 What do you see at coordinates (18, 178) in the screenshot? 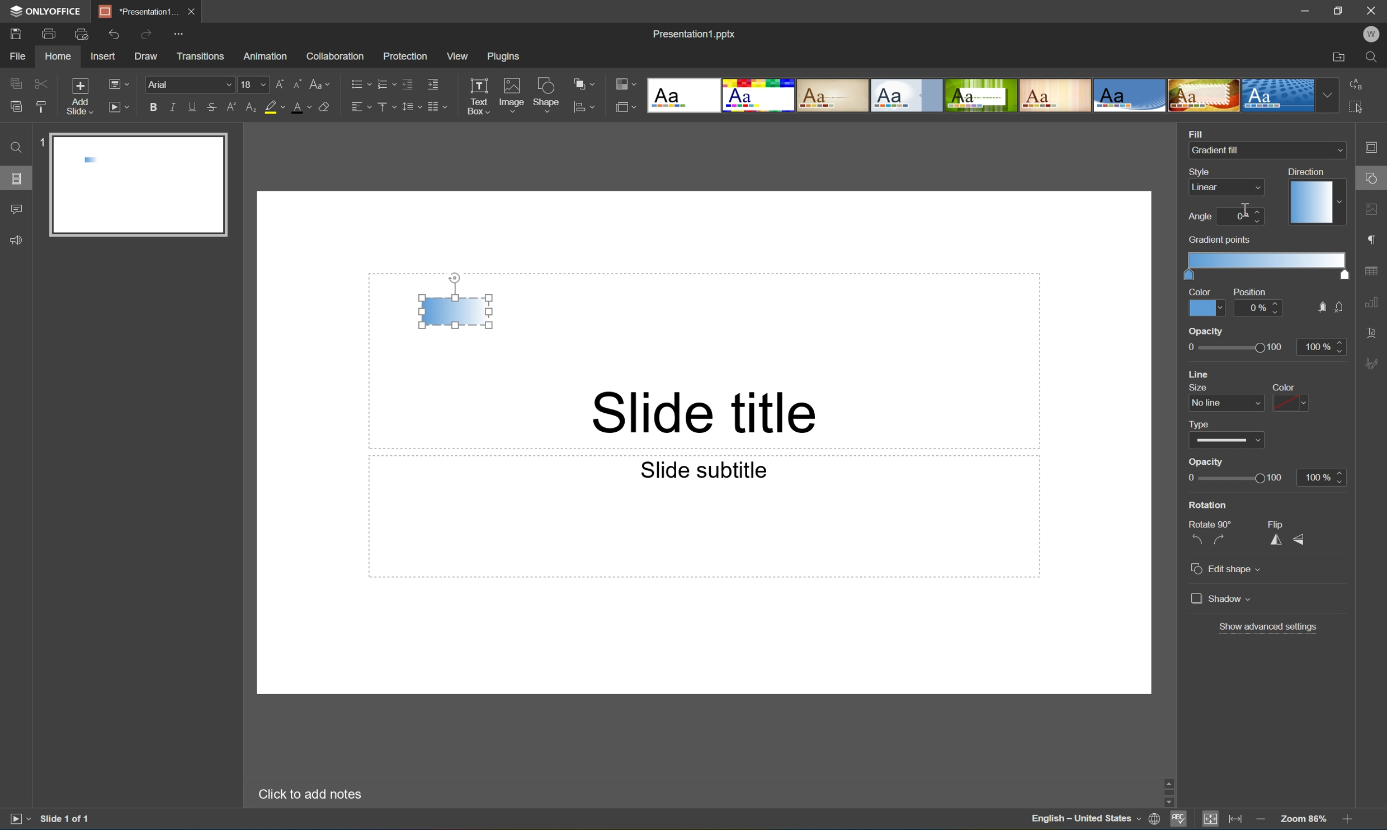
I see `Slides` at bounding box center [18, 178].